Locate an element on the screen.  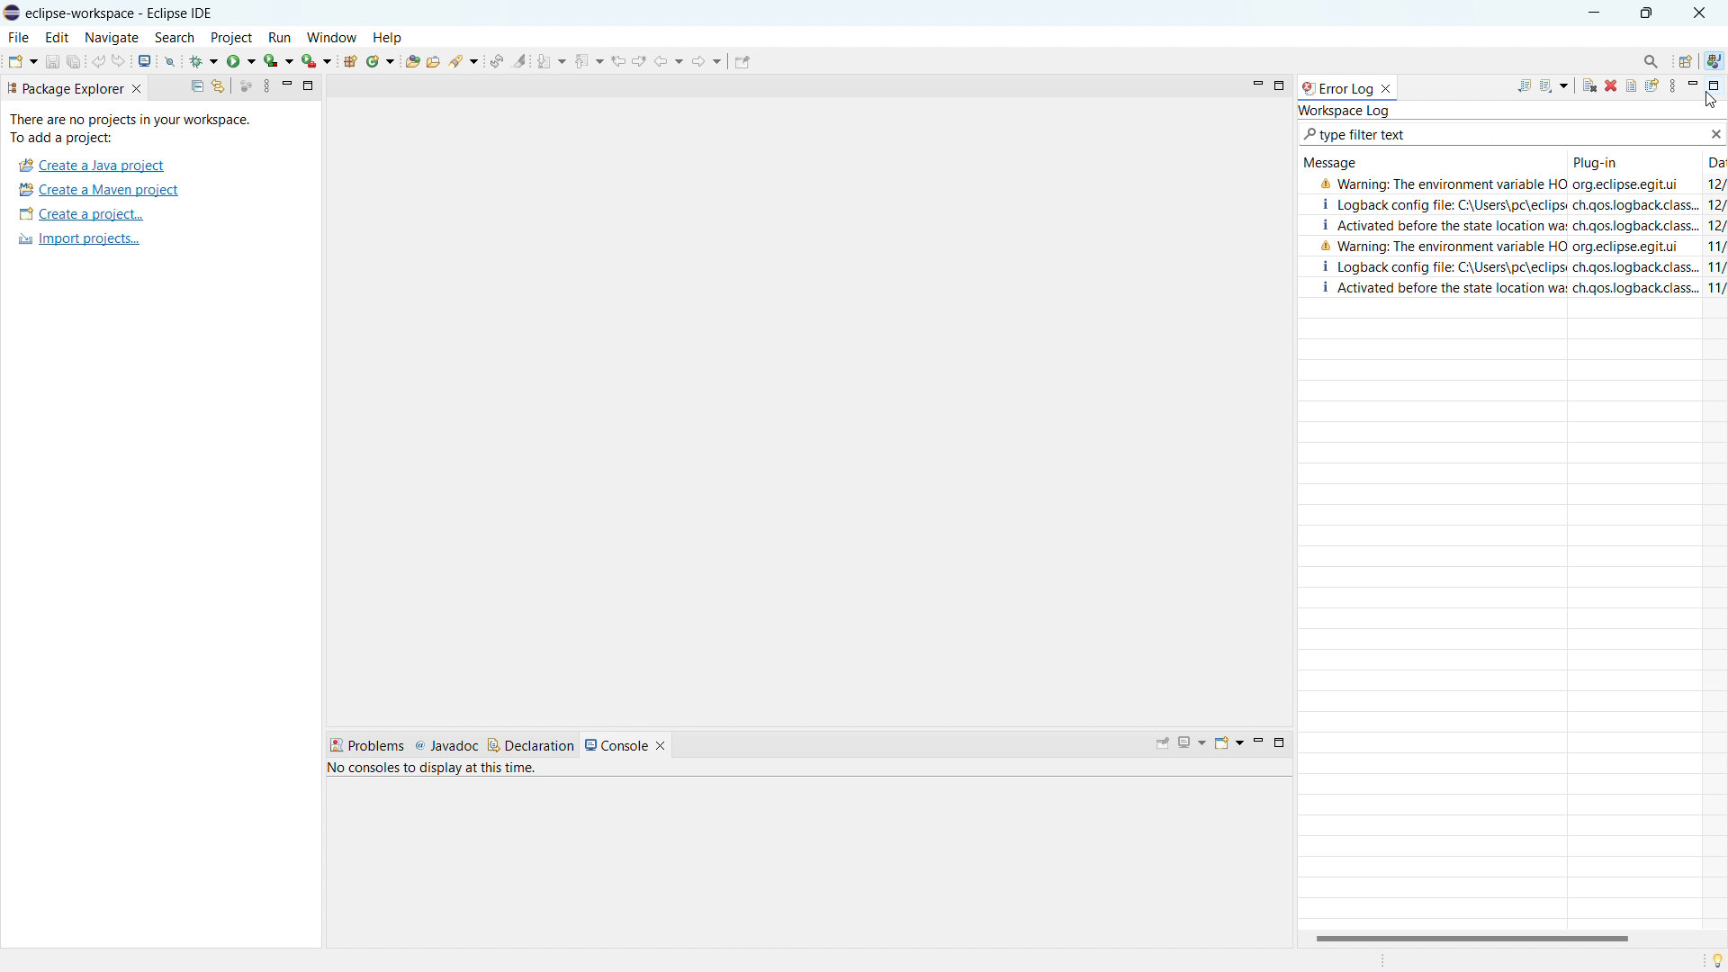
 Problems is located at coordinates (366, 743).